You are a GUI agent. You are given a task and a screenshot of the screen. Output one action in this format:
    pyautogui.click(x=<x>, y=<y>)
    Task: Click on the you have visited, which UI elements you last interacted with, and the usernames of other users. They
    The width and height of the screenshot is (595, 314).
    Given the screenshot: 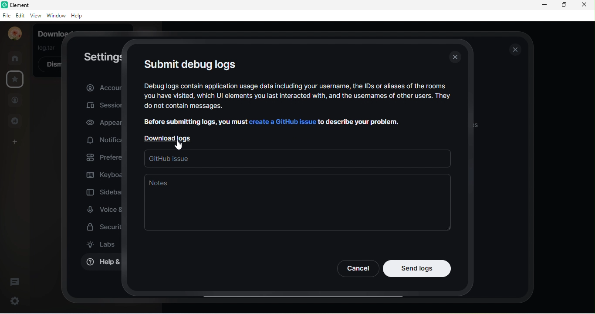 What is the action you would take?
    pyautogui.click(x=298, y=97)
    